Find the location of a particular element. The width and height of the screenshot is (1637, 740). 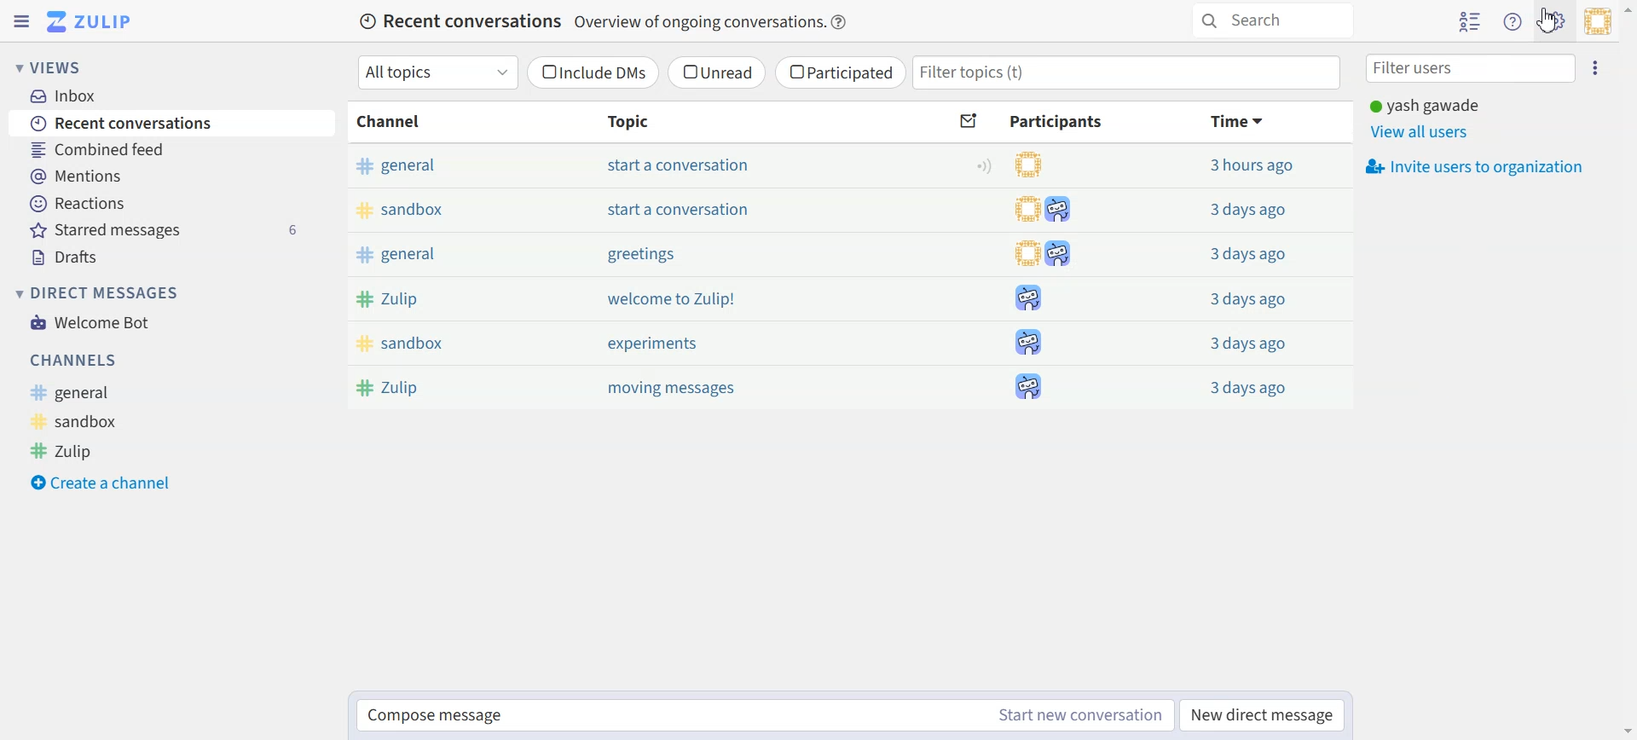

Starred messages is located at coordinates (174, 229).